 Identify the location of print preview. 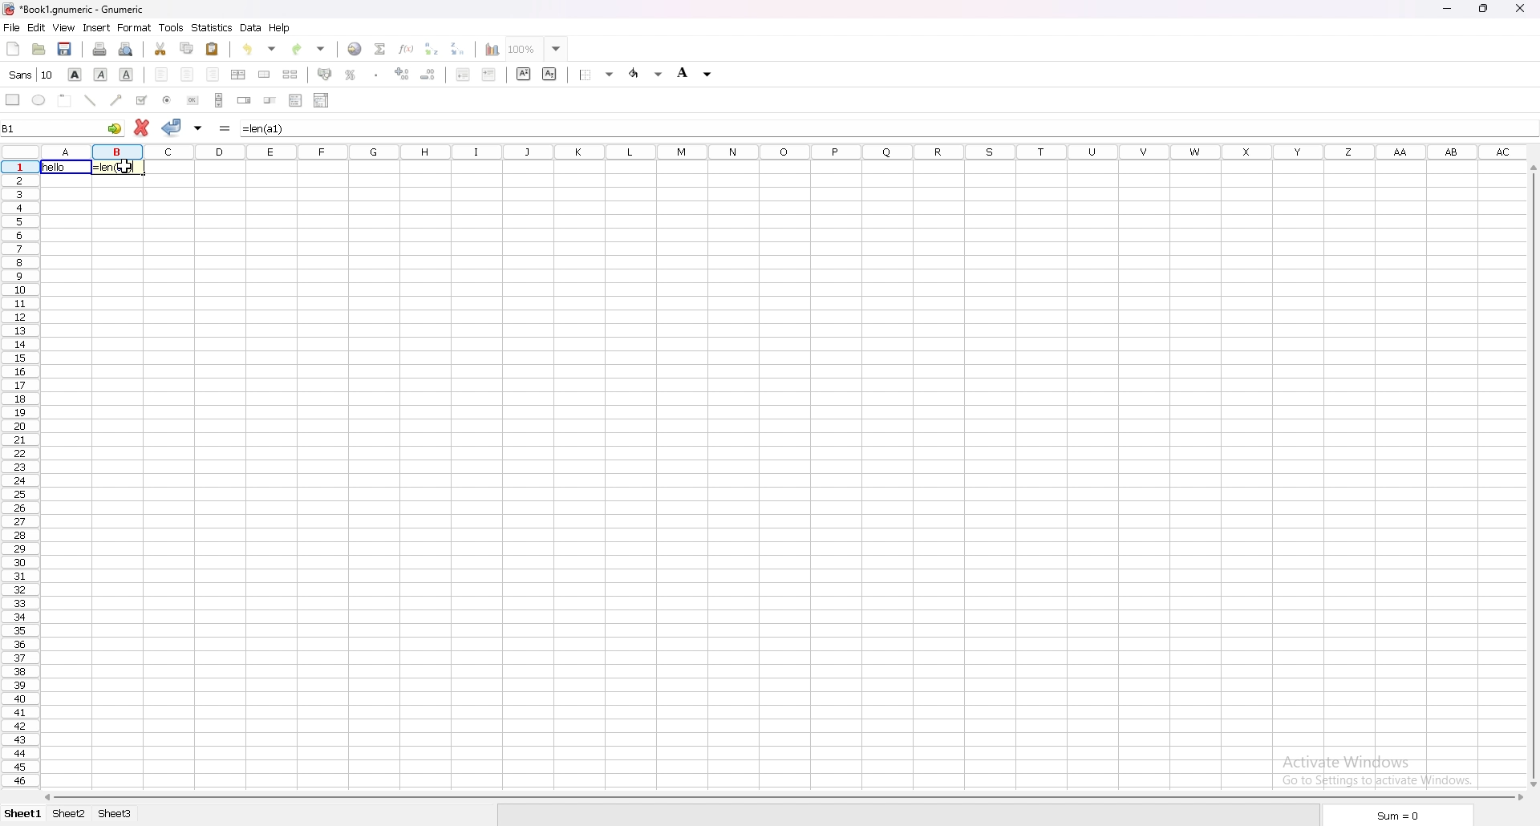
(126, 49).